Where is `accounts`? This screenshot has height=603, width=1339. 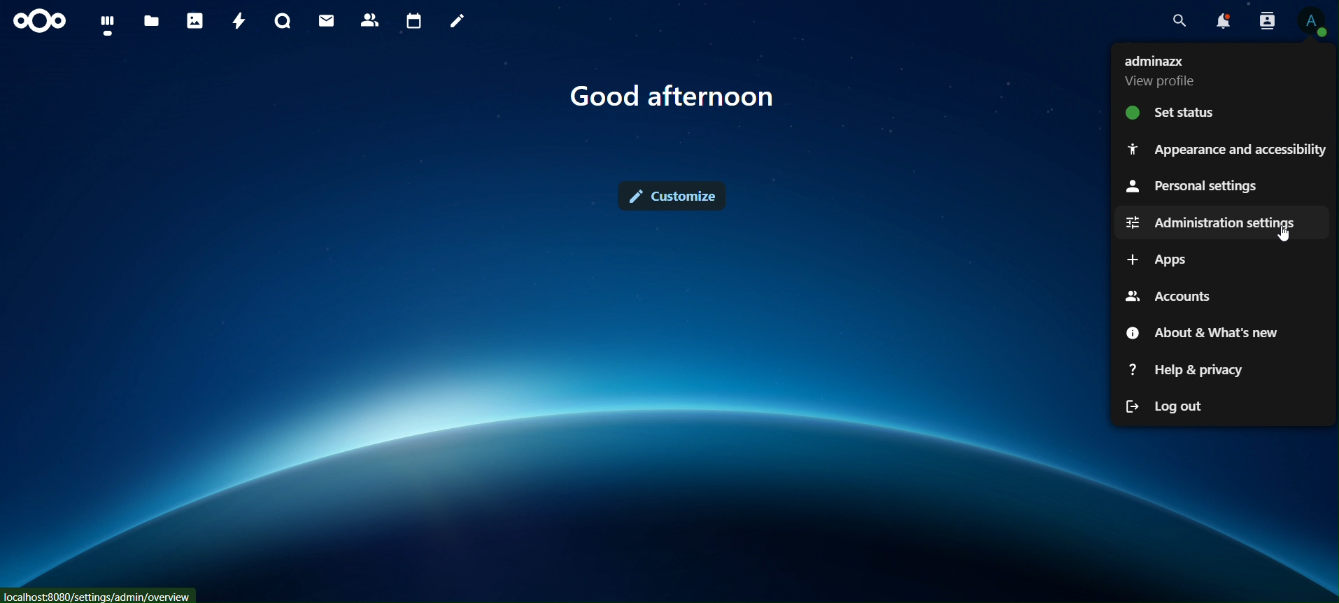
accounts is located at coordinates (1166, 292).